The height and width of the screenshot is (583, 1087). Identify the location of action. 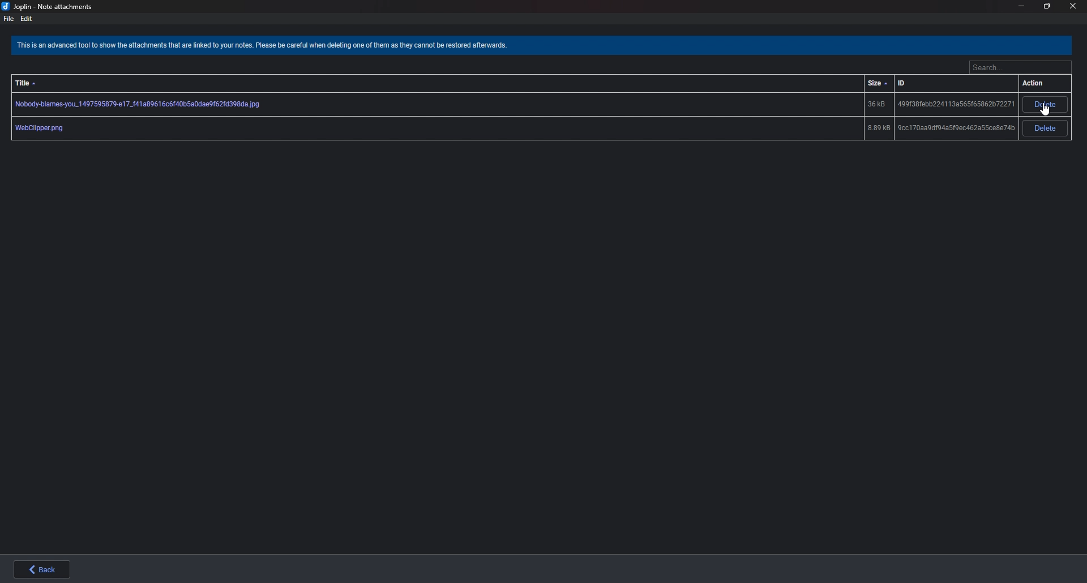
(1036, 84).